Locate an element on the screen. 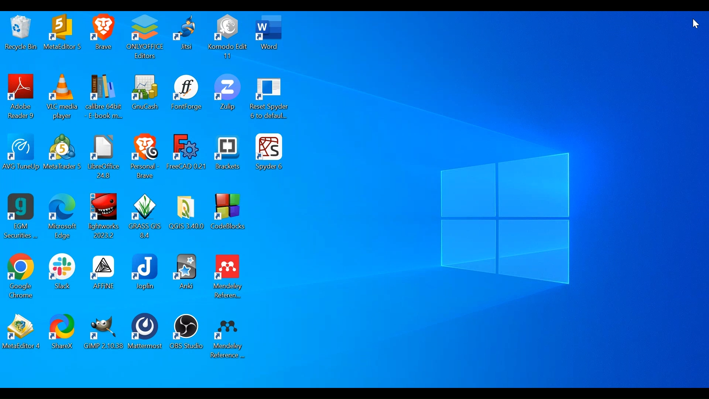 The width and height of the screenshot is (709, 399). Brackets is located at coordinates (227, 157).